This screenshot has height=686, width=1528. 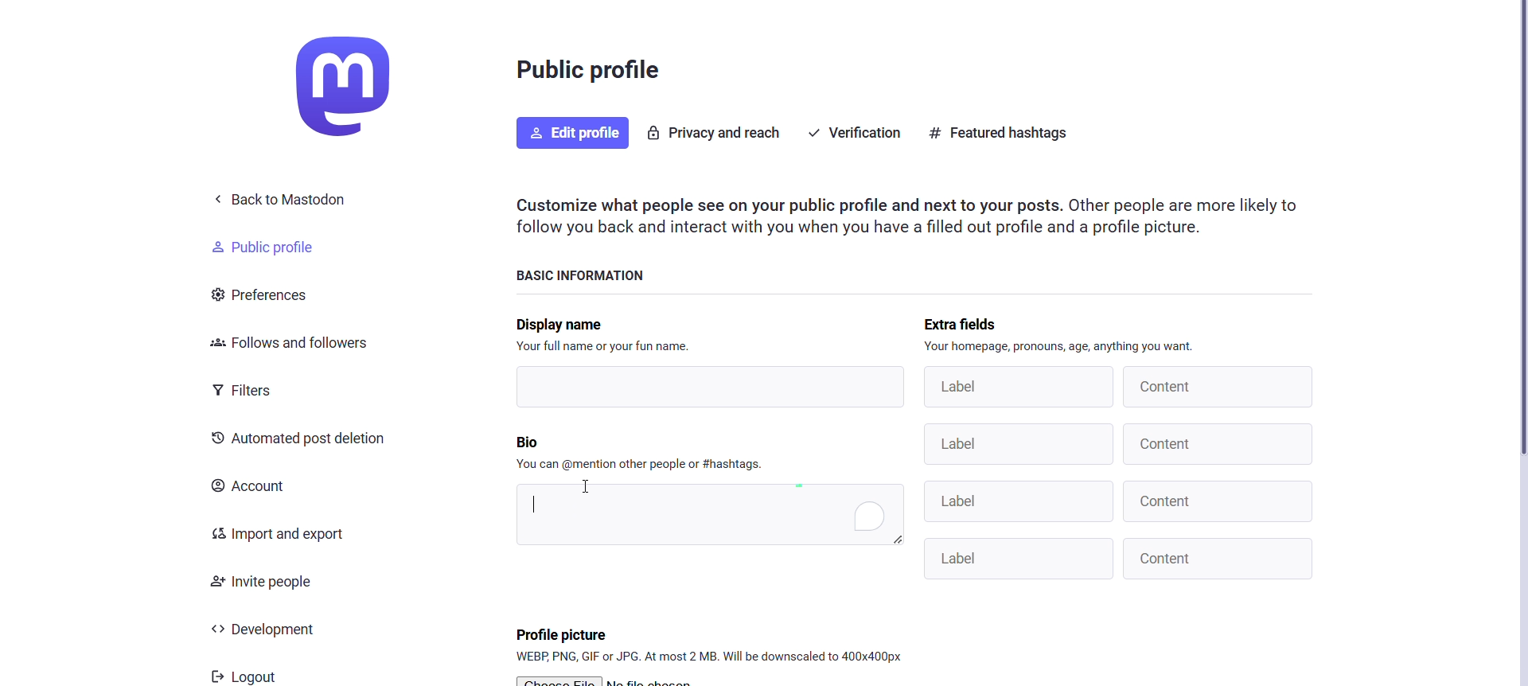 What do you see at coordinates (1221, 443) in the screenshot?
I see `content` at bounding box center [1221, 443].